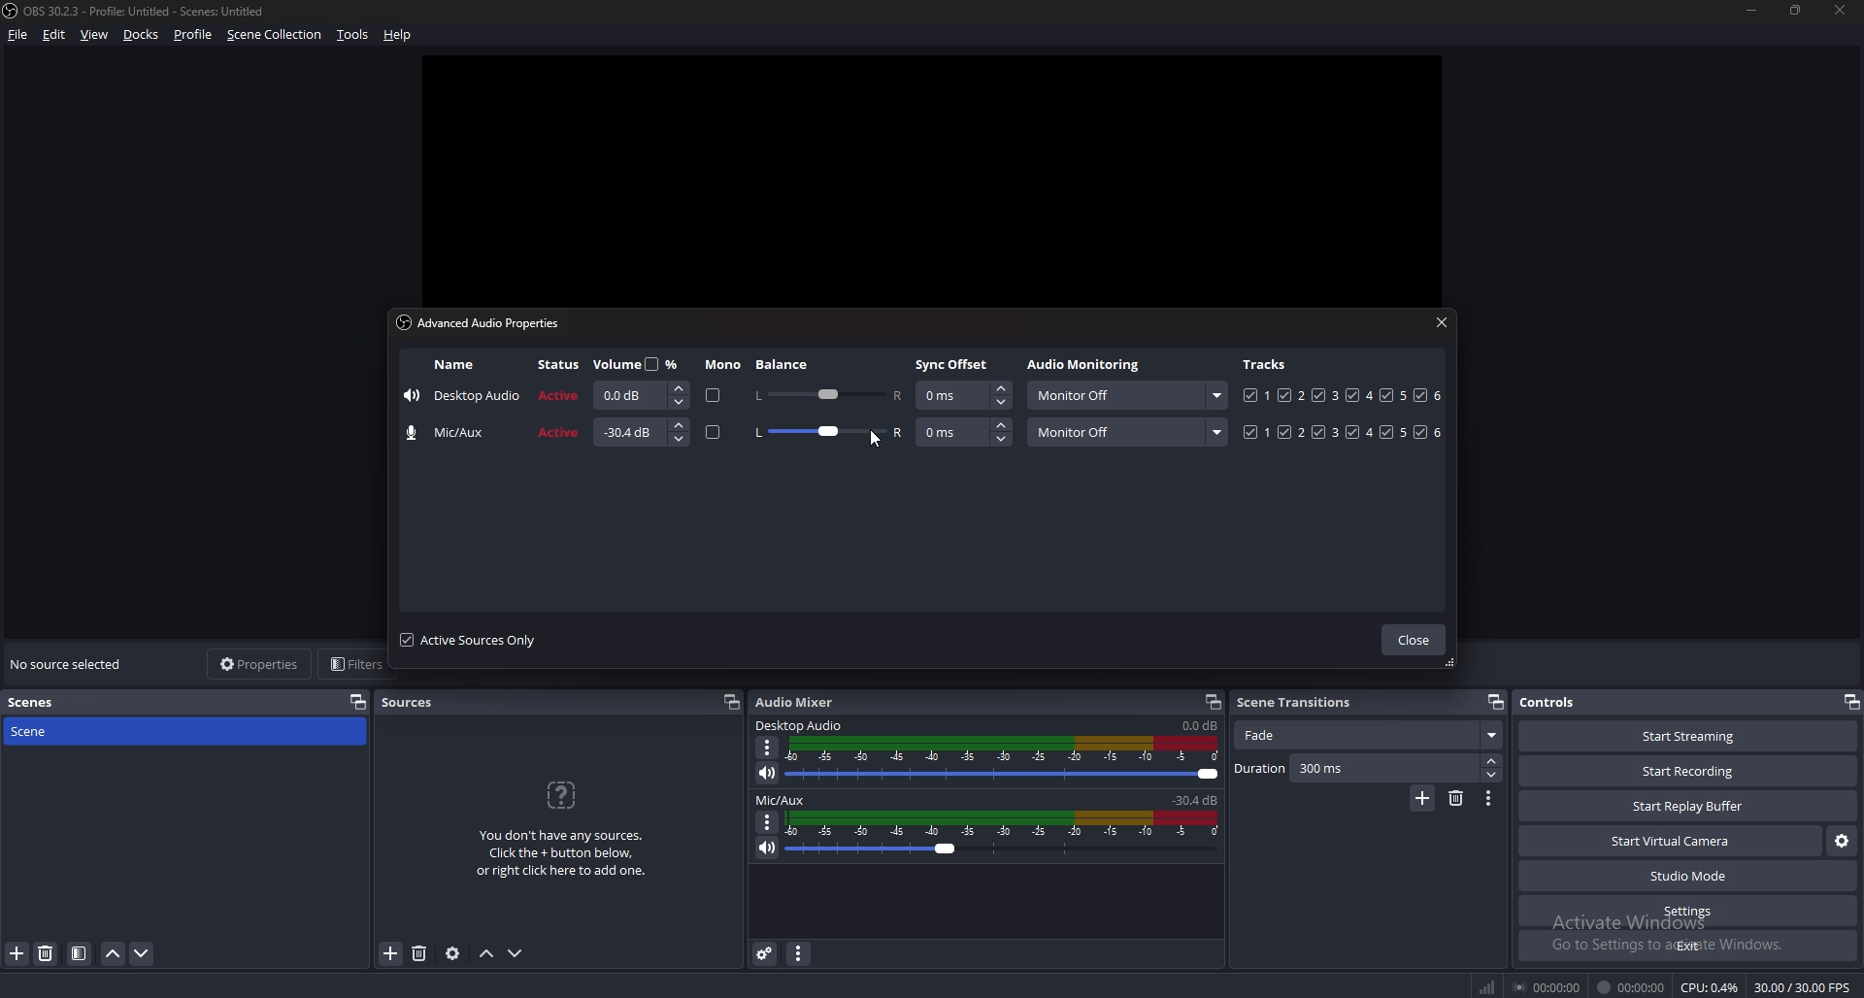  Describe the element at coordinates (1007, 759) in the screenshot. I see `desktop audio adjust` at that location.